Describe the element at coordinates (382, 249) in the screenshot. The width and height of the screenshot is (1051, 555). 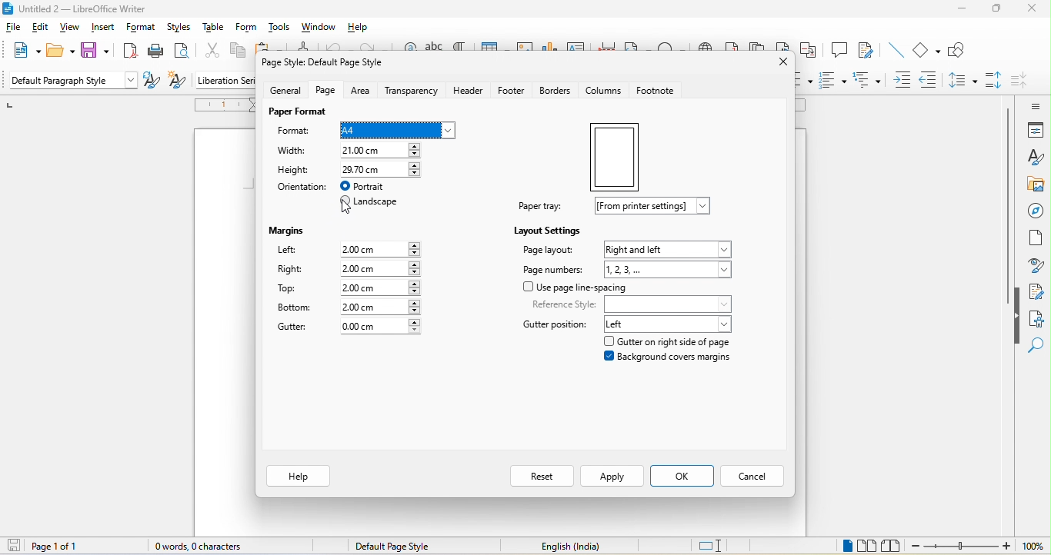
I see `2.00 cm` at that location.